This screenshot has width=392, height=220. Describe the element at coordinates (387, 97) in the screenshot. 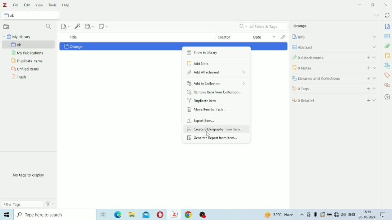

I see `Locate` at that location.